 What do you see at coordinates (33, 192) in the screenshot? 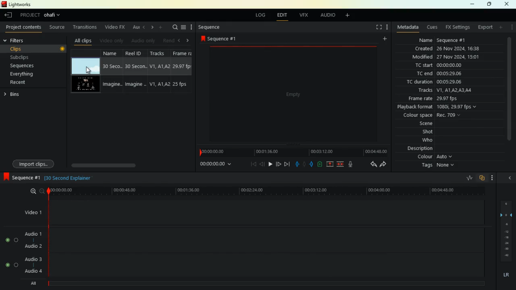
I see `zoom` at bounding box center [33, 192].